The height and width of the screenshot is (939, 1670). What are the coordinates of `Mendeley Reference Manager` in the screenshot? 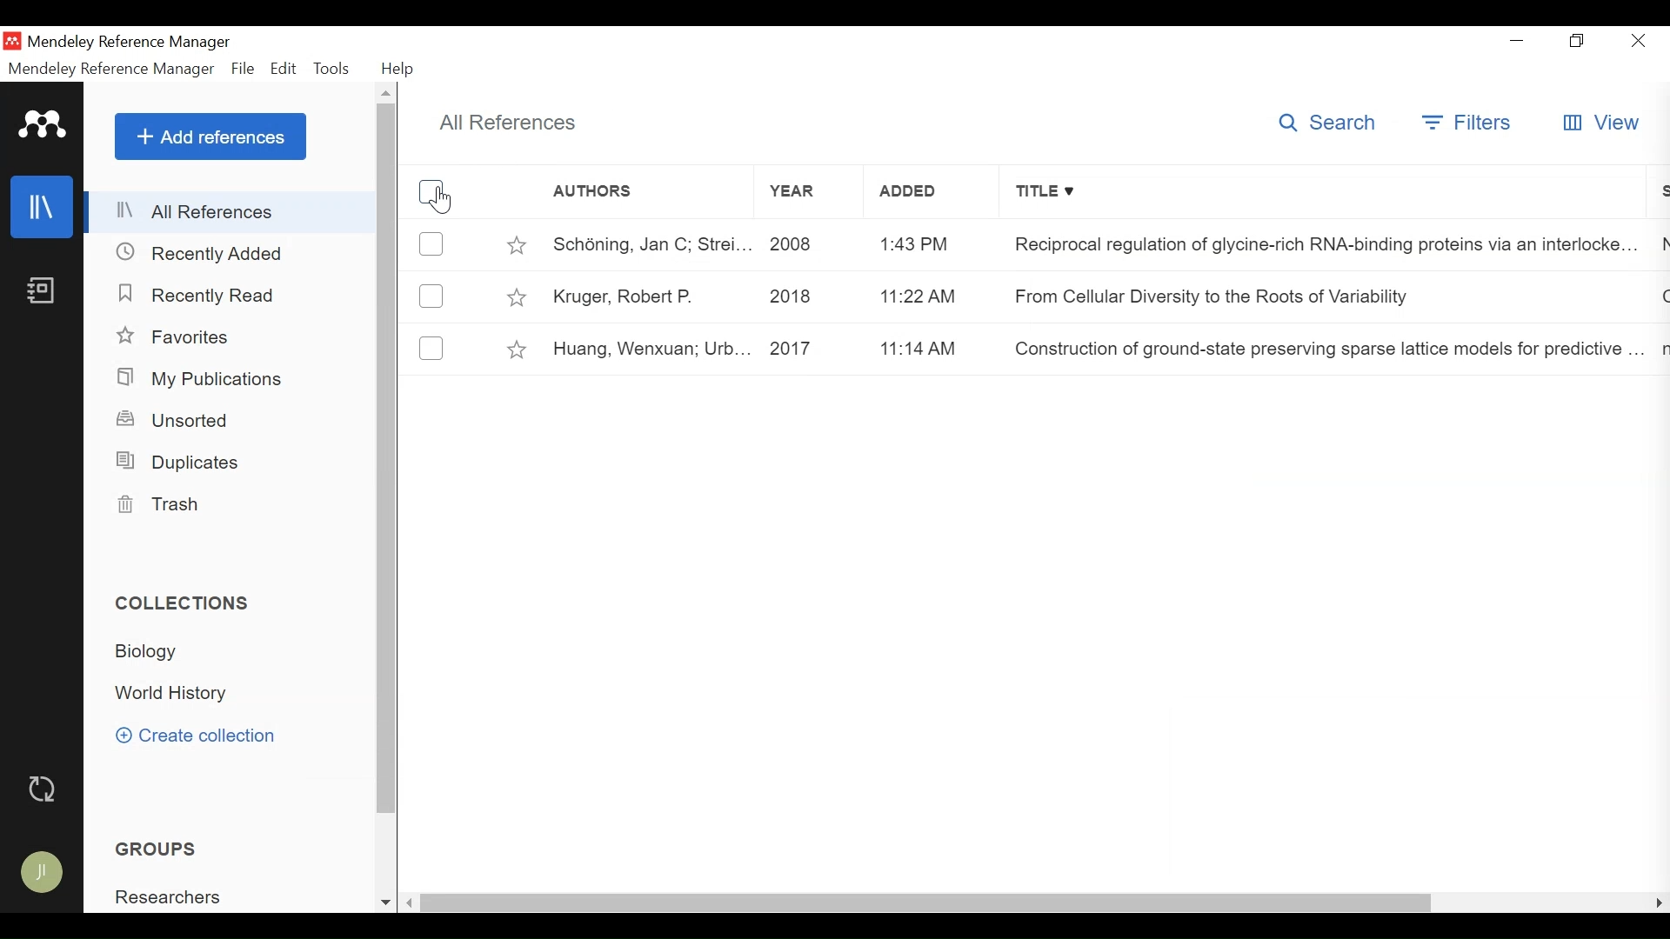 It's located at (130, 43).